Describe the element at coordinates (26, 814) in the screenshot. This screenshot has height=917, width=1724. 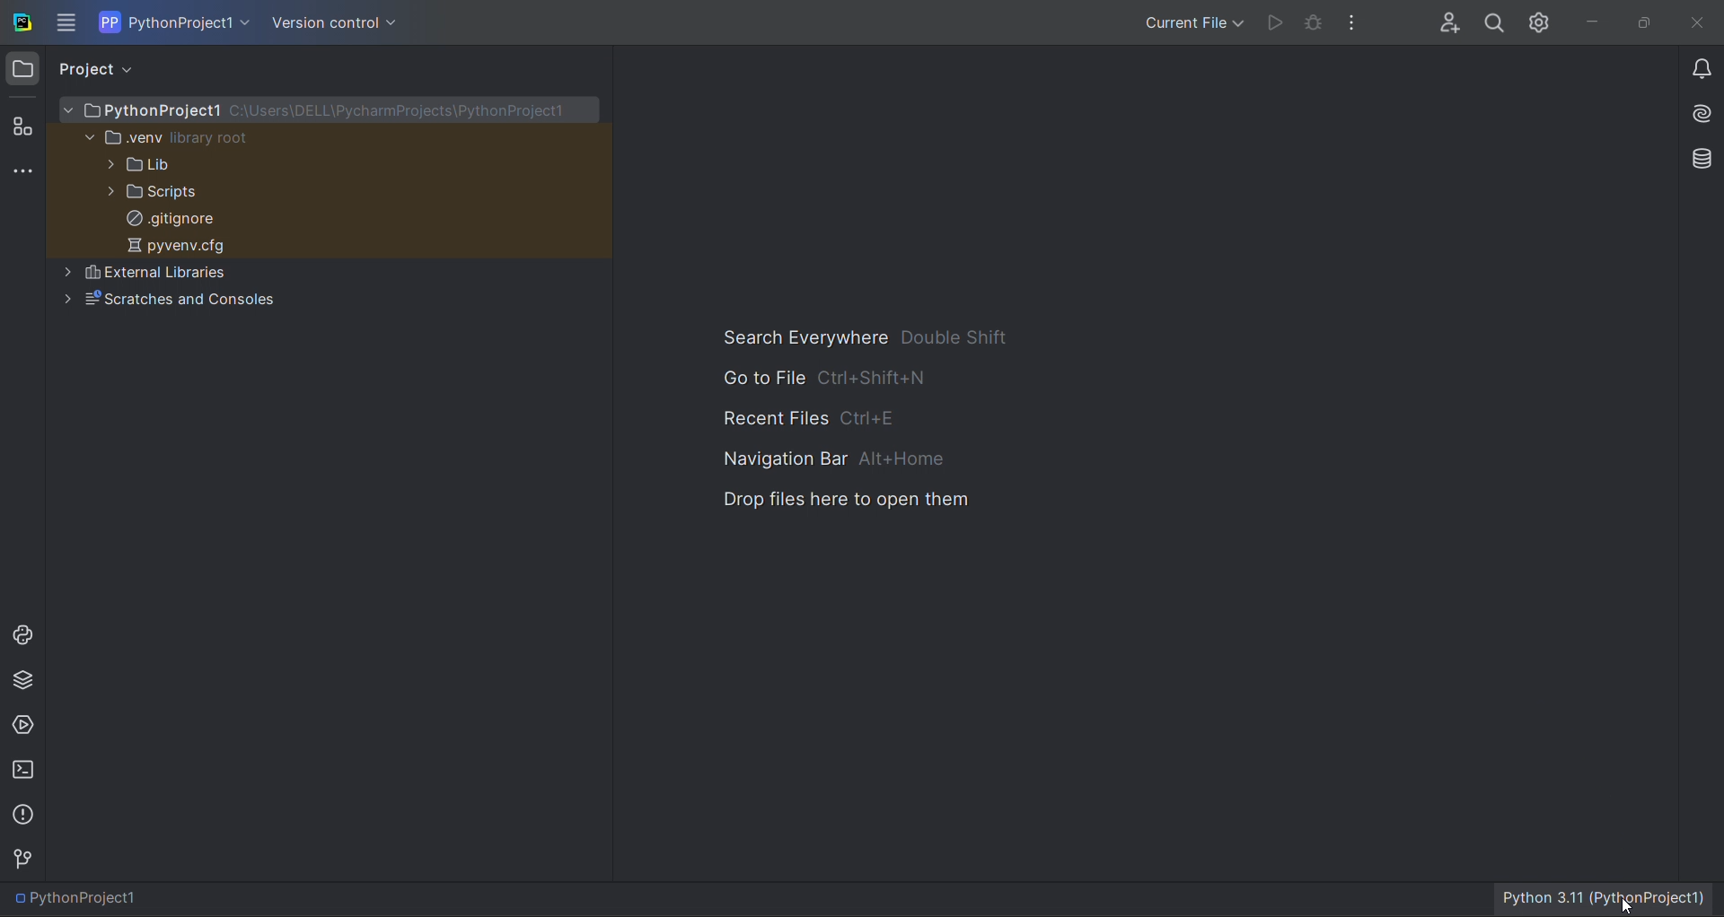
I see `probleems` at that location.